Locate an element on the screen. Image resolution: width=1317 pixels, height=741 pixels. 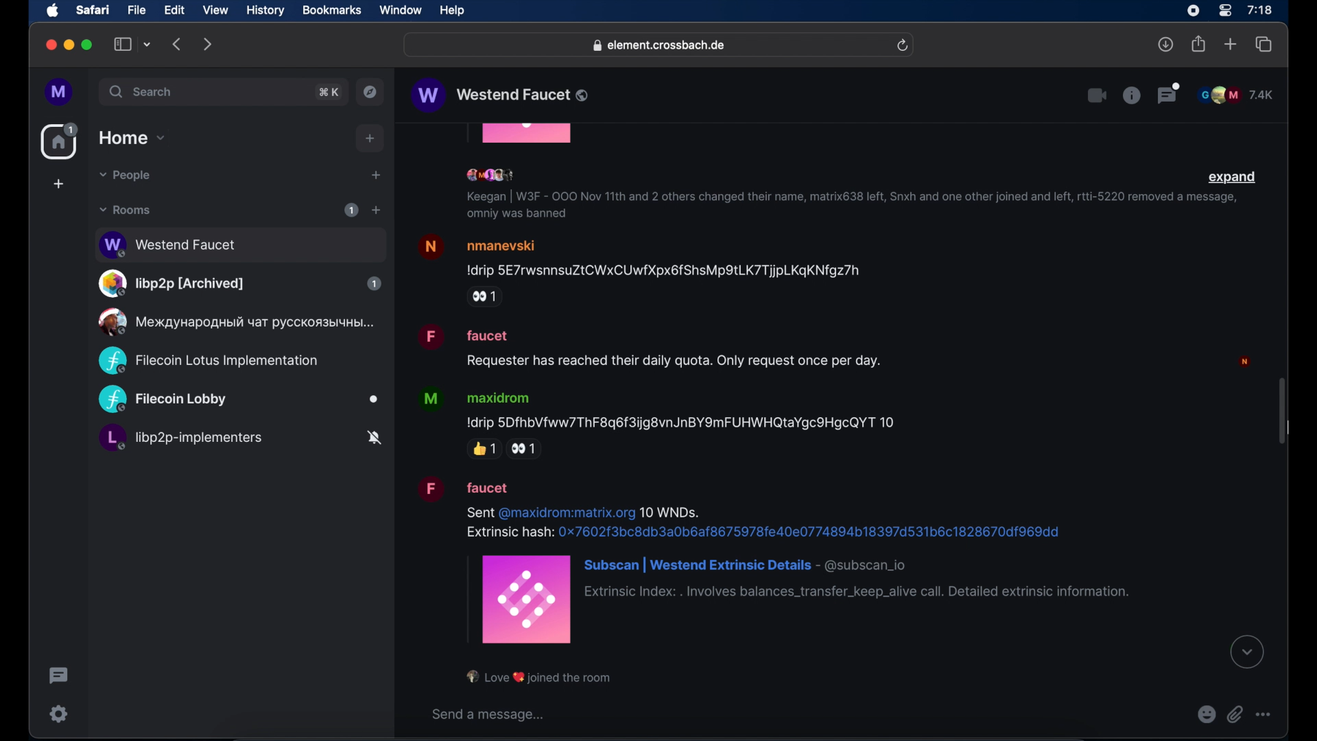
create space is located at coordinates (58, 184).